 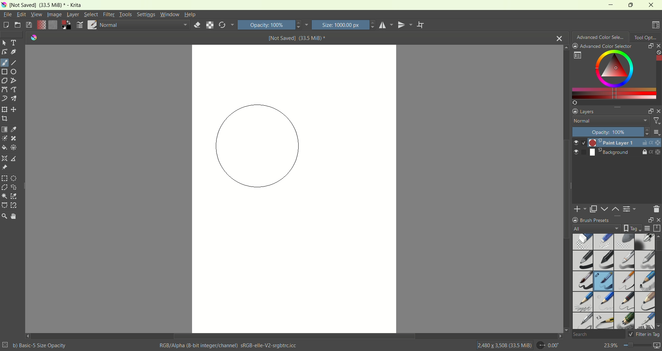 What do you see at coordinates (649, 220) in the screenshot?
I see `float docker` at bounding box center [649, 220].